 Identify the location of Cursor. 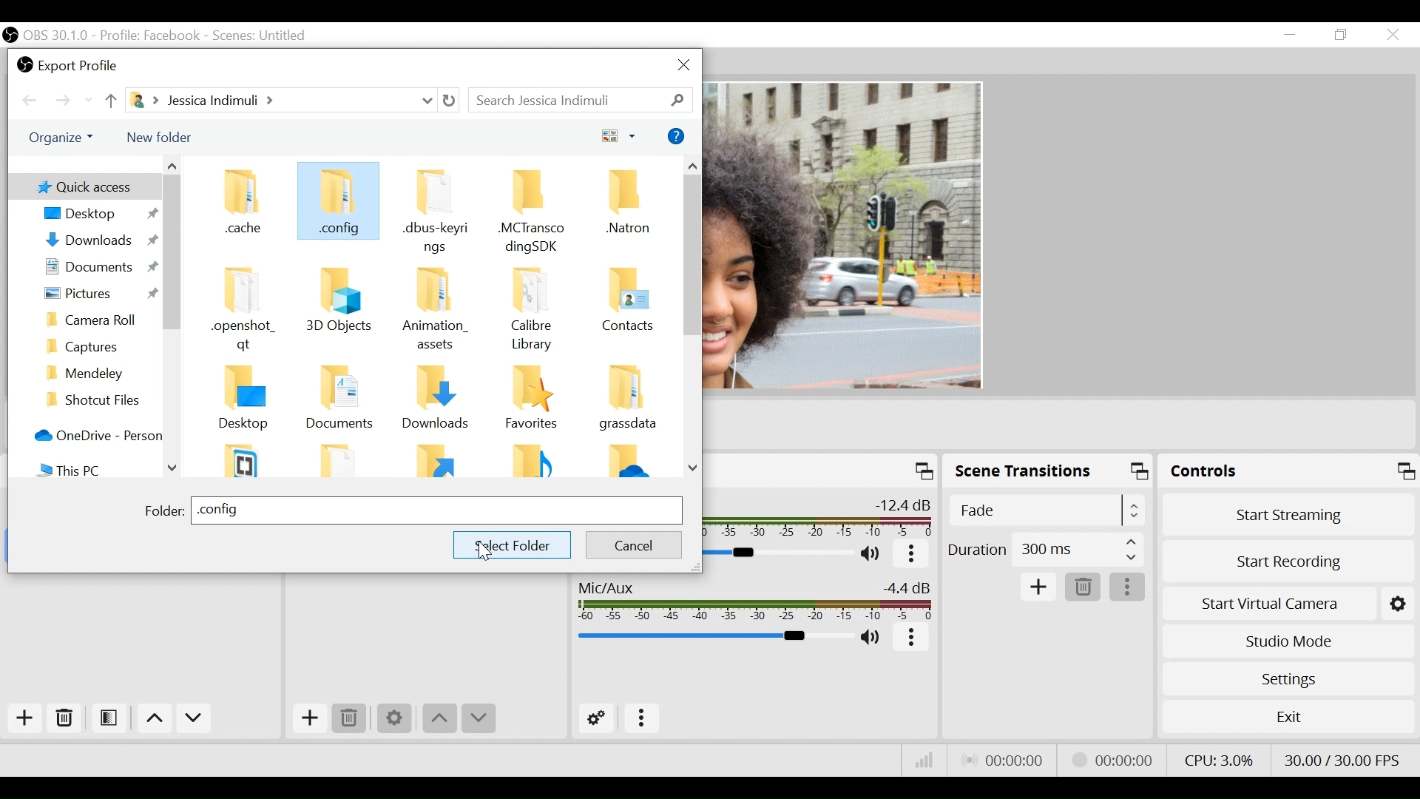
(487, 551).